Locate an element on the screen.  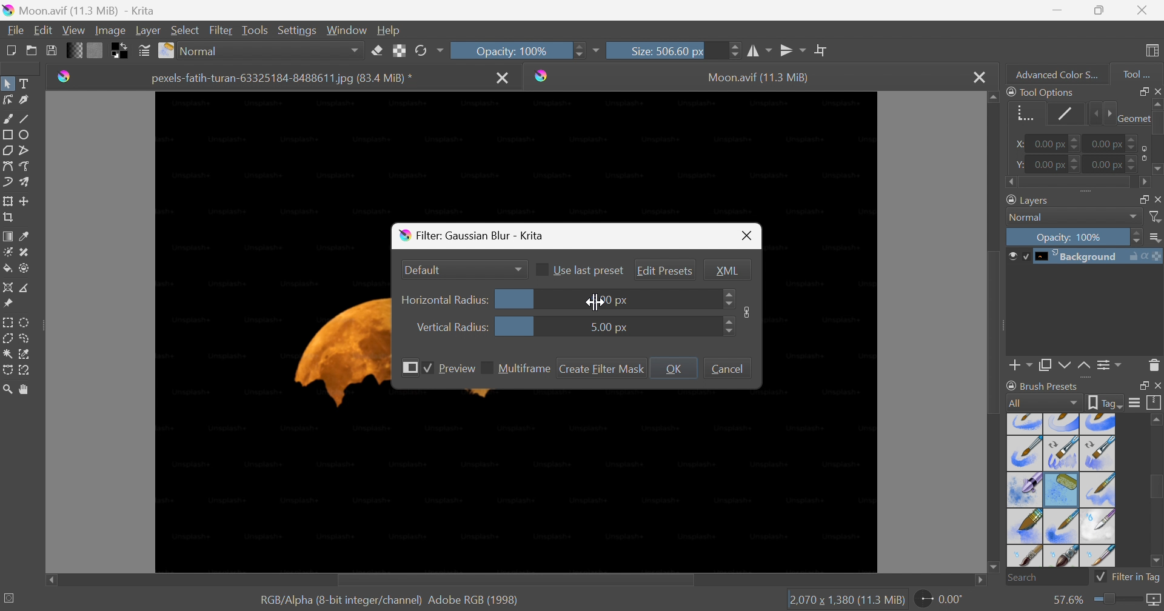
5.00 px is located at coordinates (608, 327).